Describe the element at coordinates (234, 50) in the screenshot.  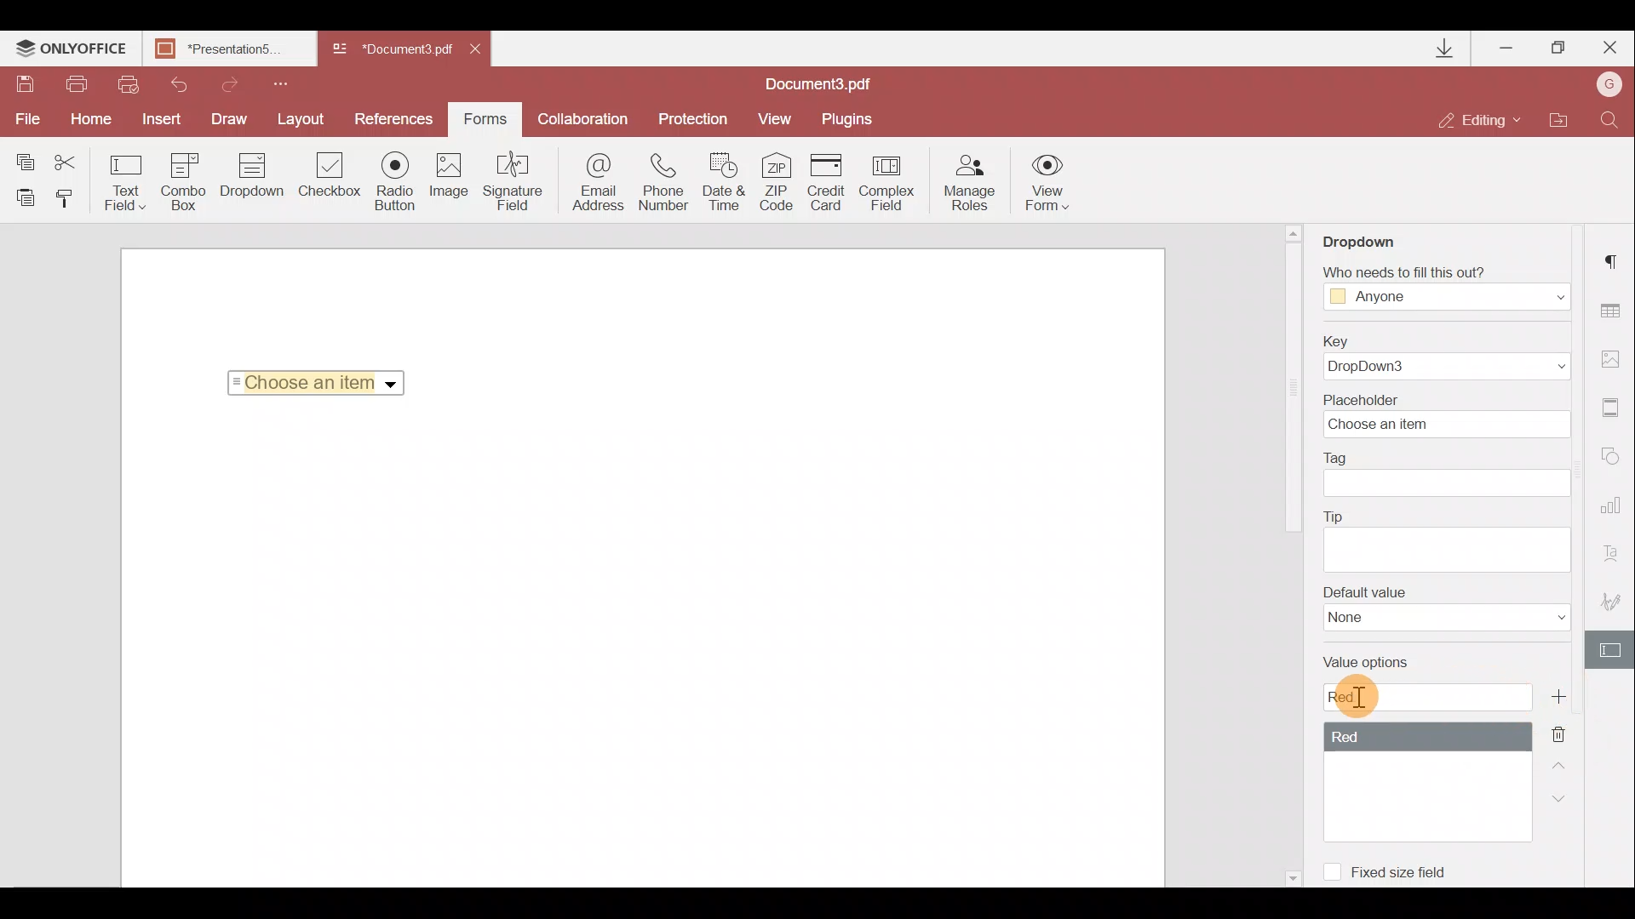
I see `Document name` at that location.